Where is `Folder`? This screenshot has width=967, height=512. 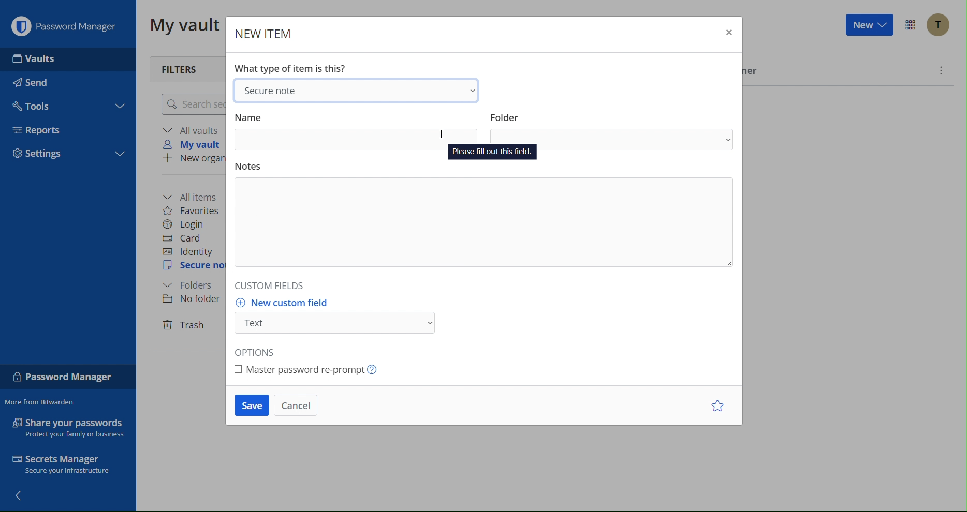 Folder is located at coordinates (192, 285).